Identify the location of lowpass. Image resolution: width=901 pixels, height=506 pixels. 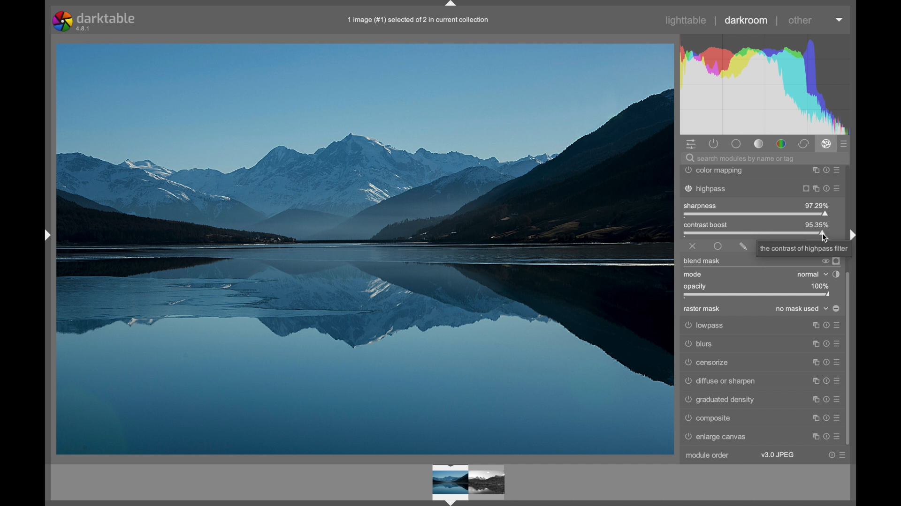
(761, 326).